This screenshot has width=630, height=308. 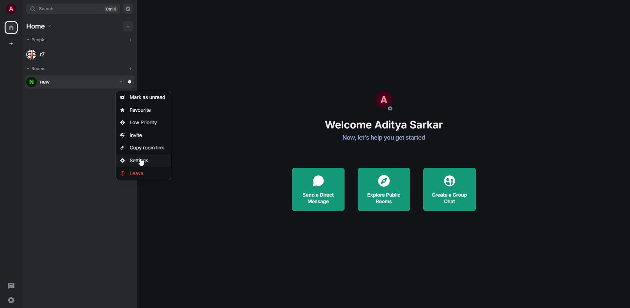 I want to click on explore public rooms, so click(x=383, y=189).